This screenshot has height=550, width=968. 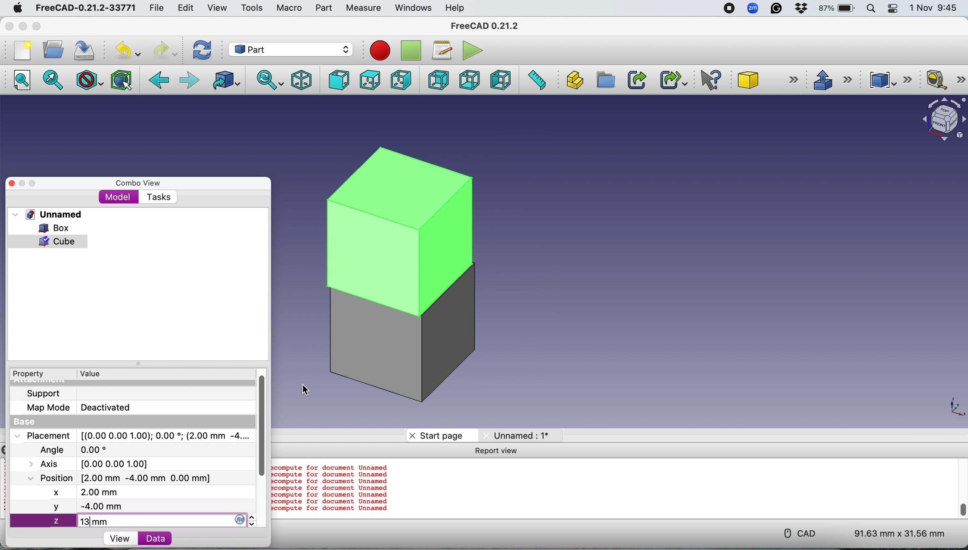 I want to click on Unnamed, so click(x=56, y=214).